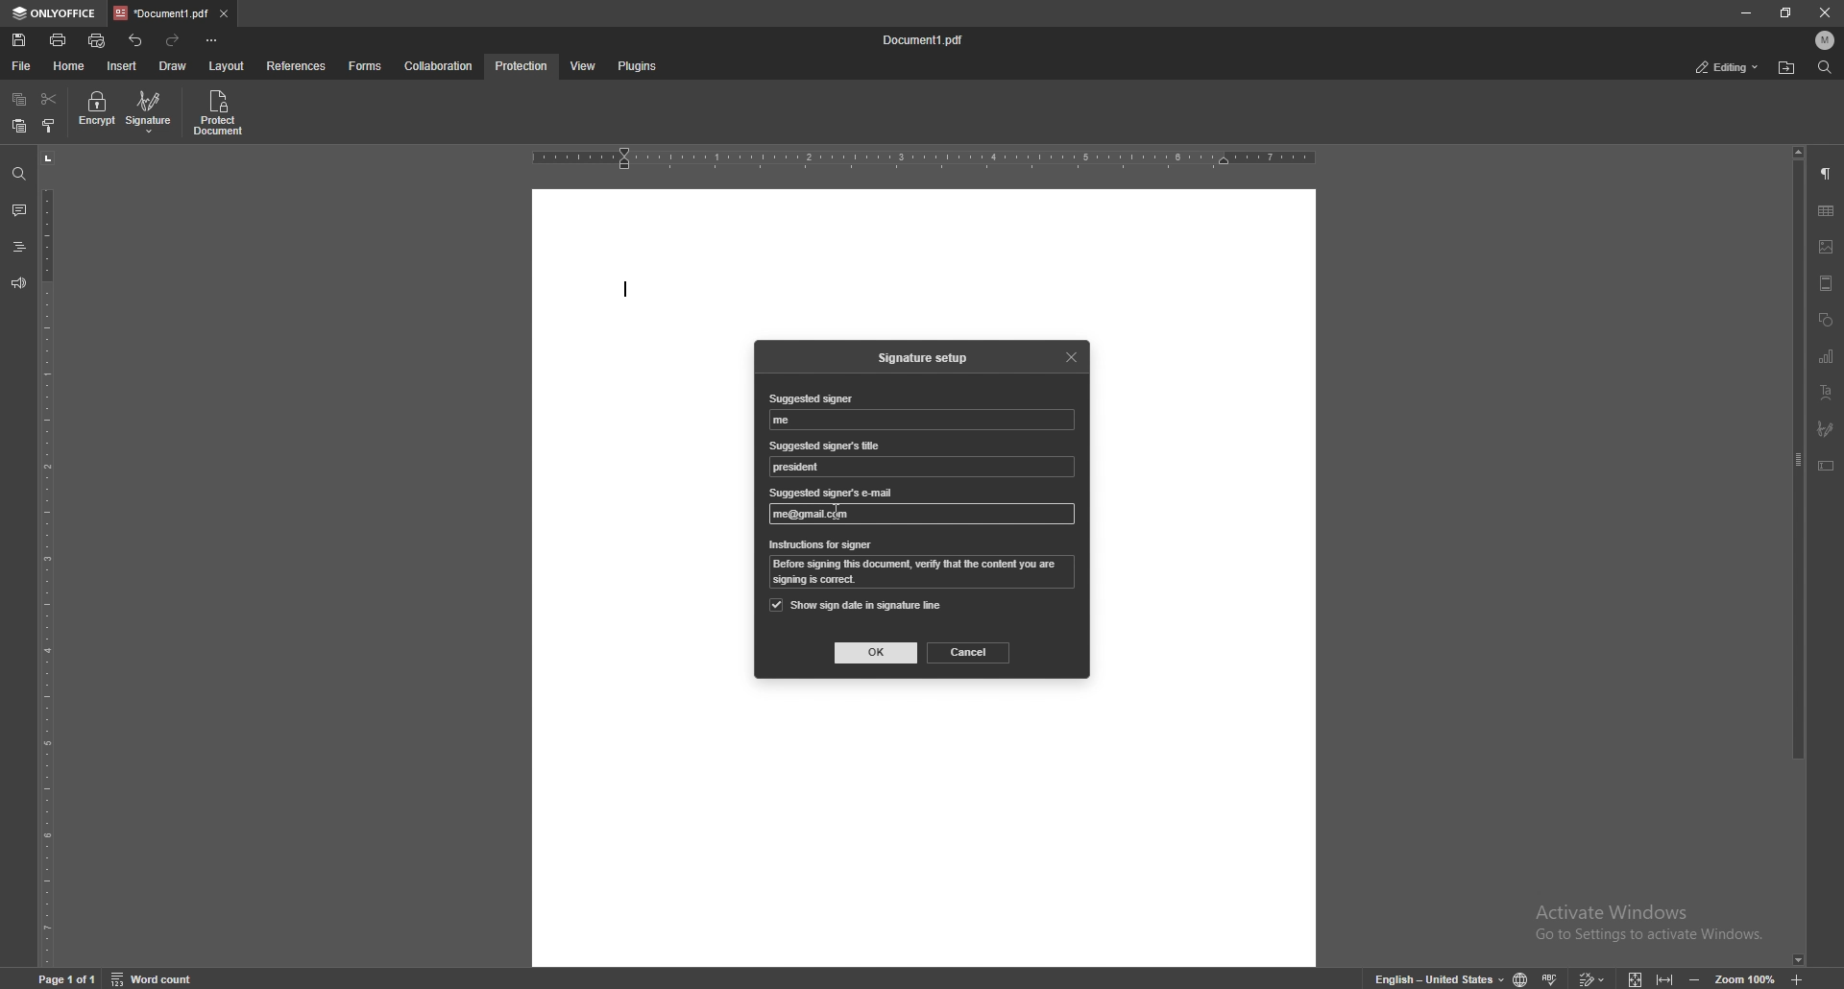 The image size is (1844, 989). What do you see at coordinates (800, 468) in the screenshot?
I see `suggested signer's title` at bounding box center [800, 468].